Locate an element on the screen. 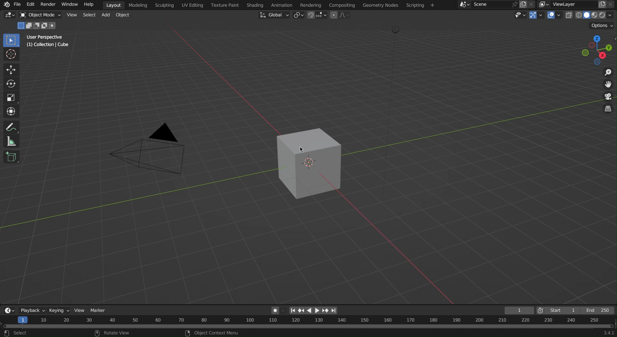 This screenshot has height=337, width=617. Scale is located at coordinates (10, 96).